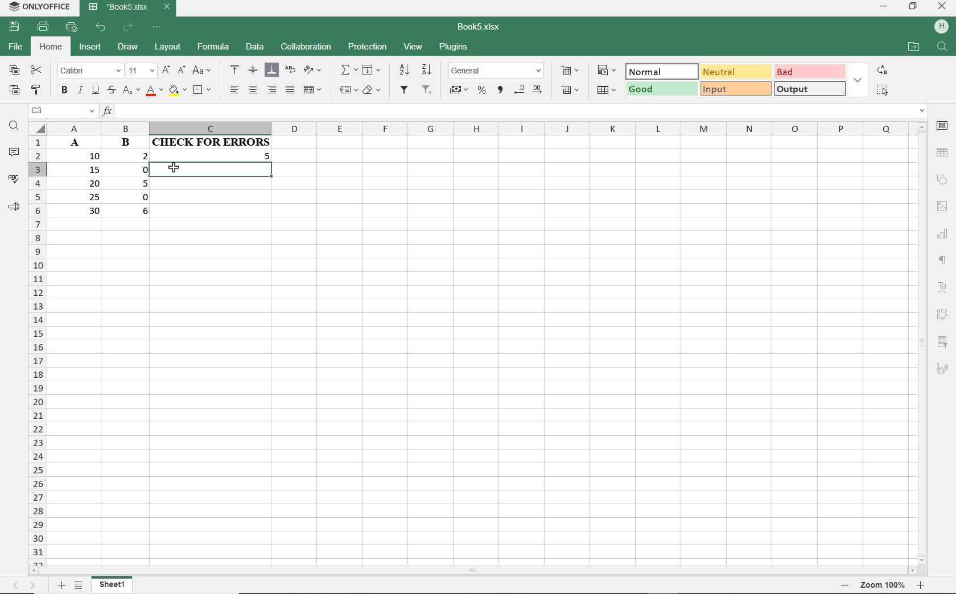 Image resolution: width=956 pixels, height=594 pixels. What do you see at coordinates (370, 70) in the screenshot?
I see `FILL` at bounding box center [370, 70].